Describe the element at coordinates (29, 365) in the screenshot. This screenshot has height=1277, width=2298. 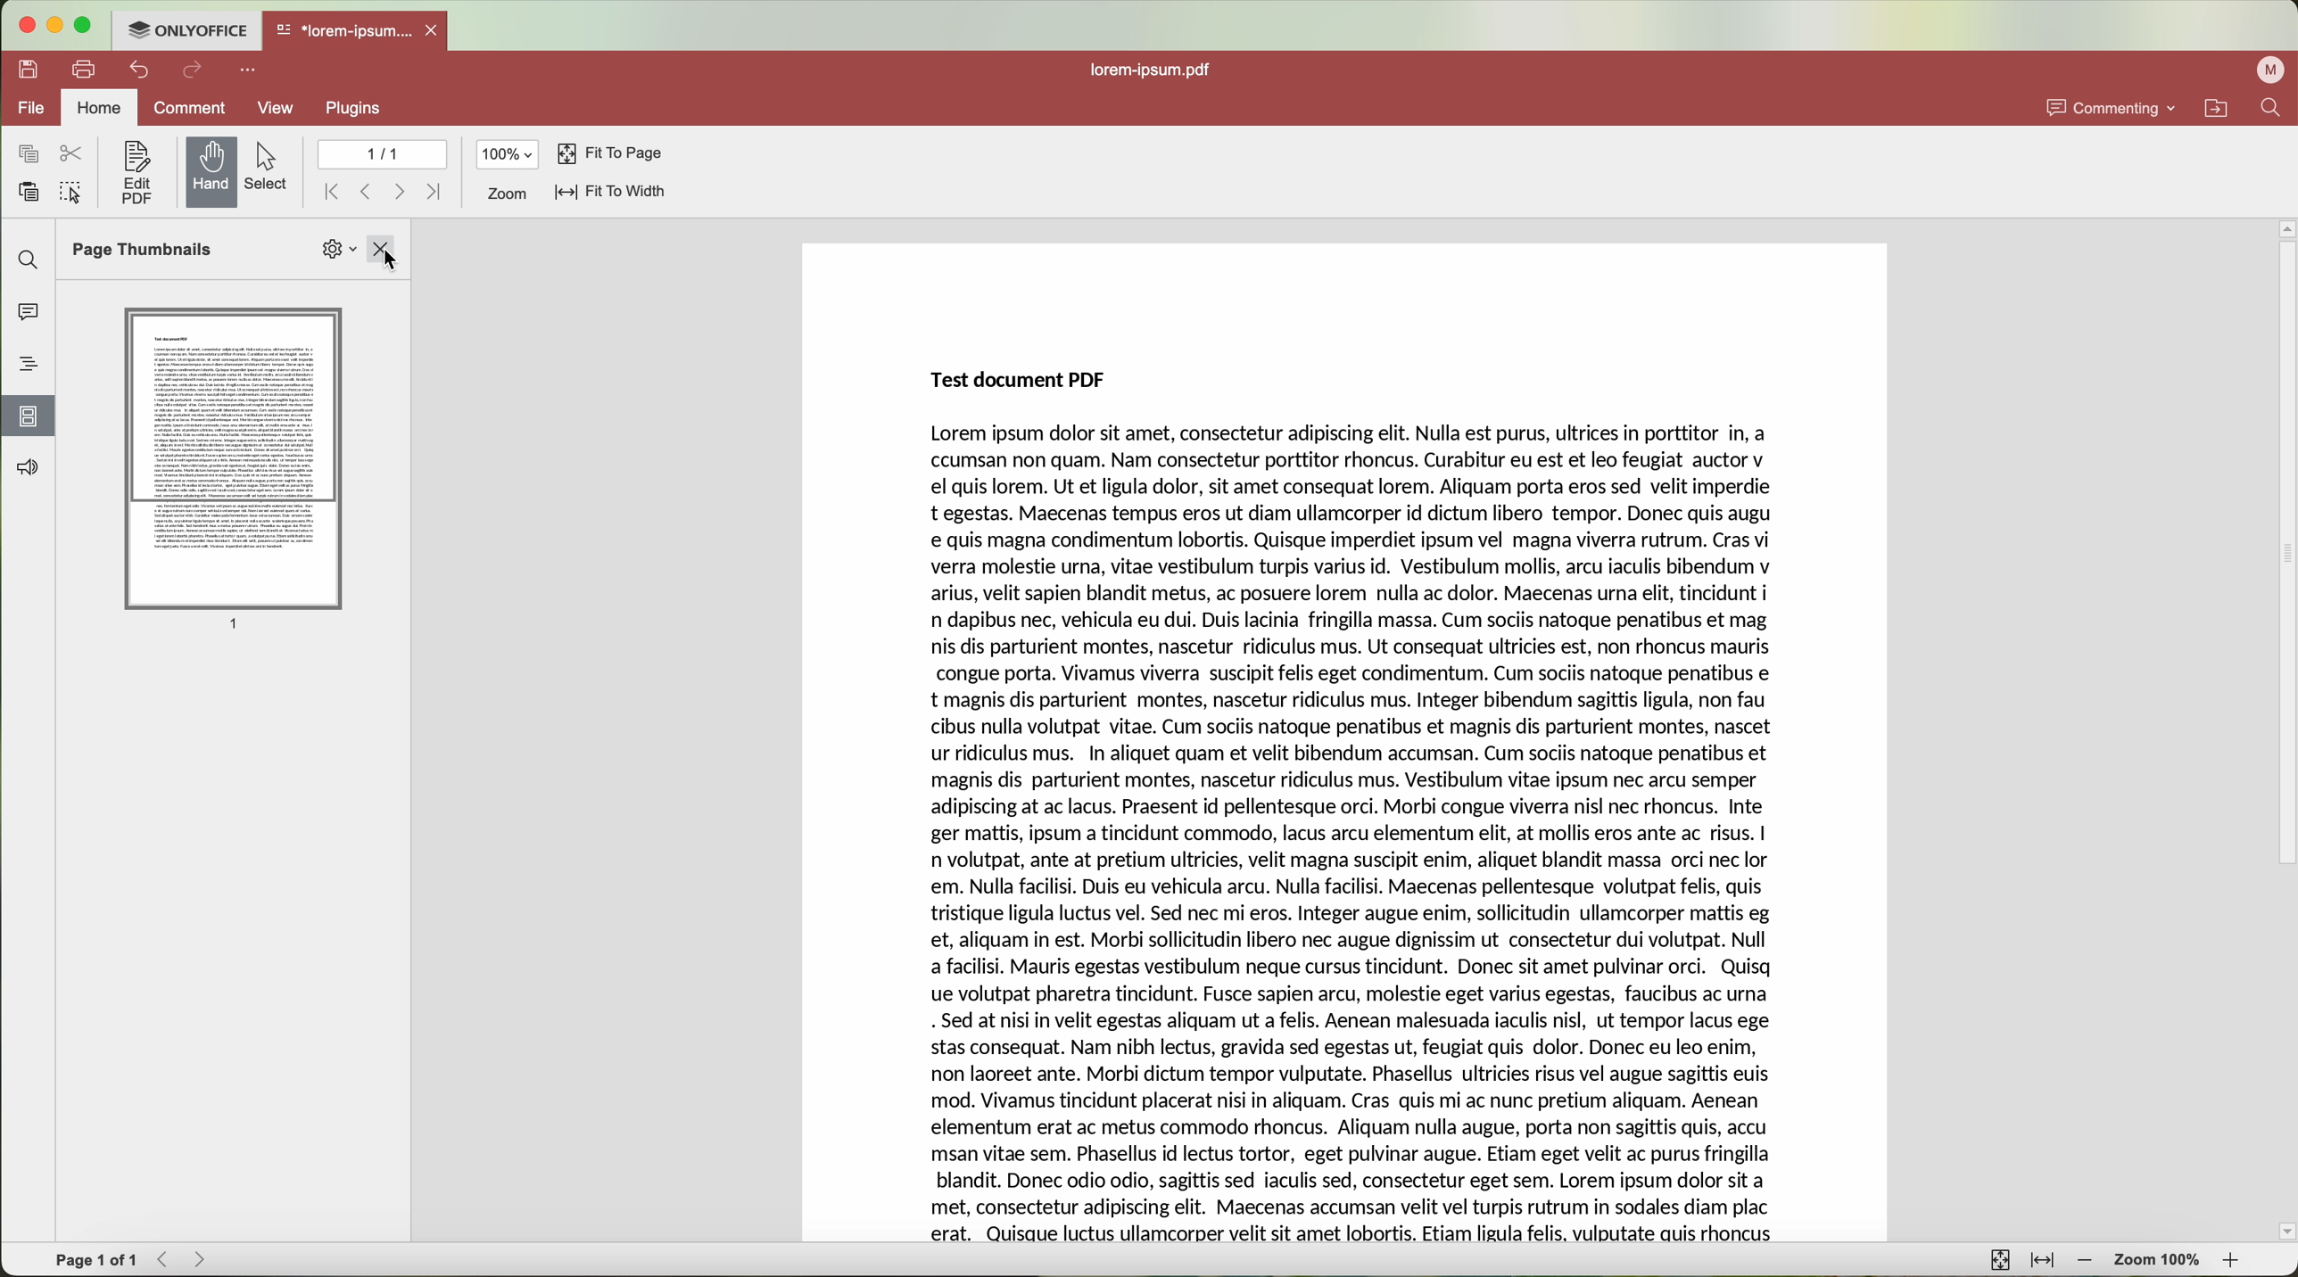
I see `headings` at that location.